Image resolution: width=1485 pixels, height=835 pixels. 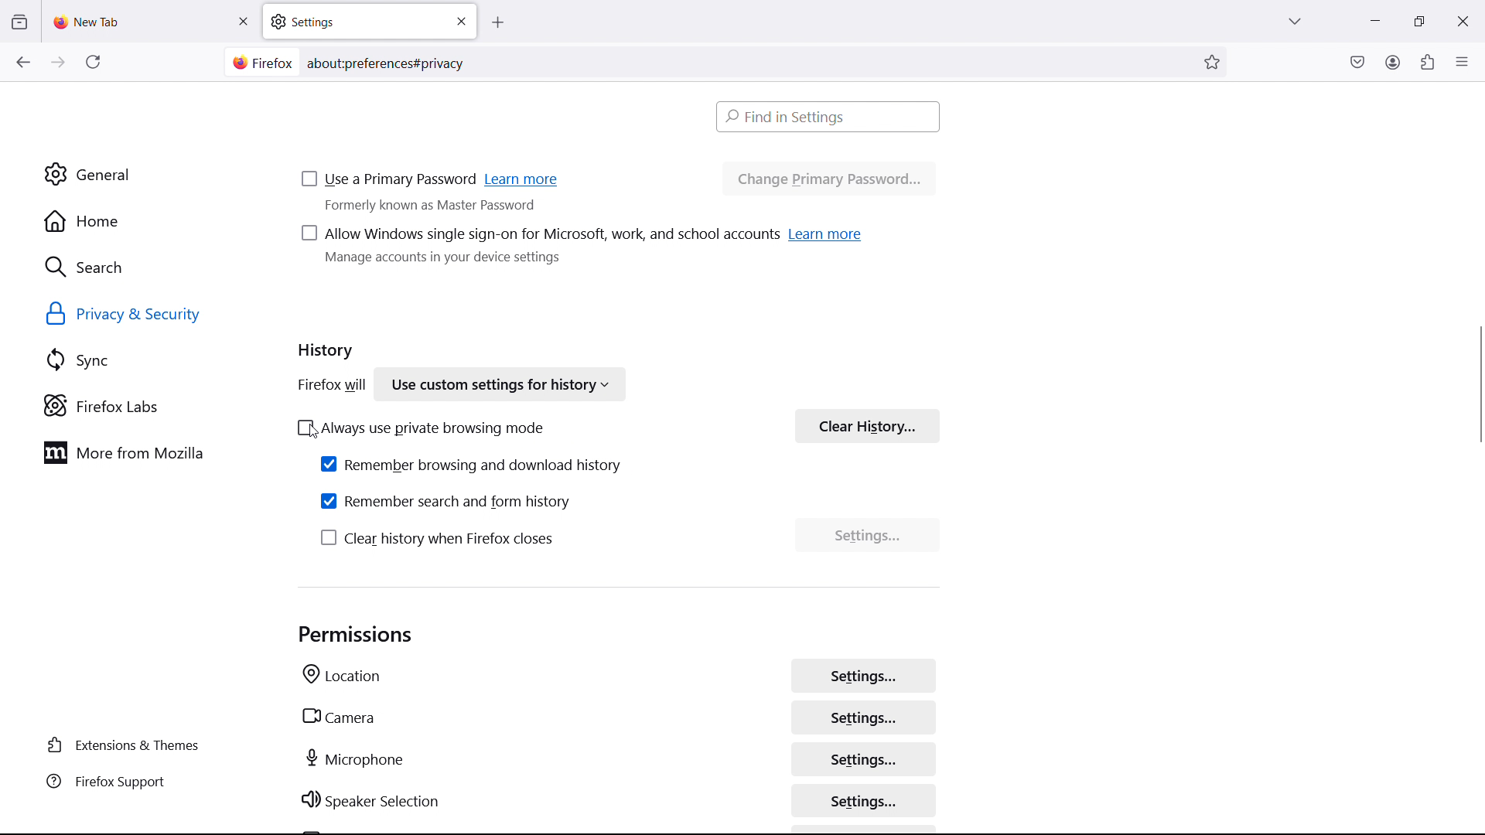 What do you see at coordinates (538, 236) in the screenshot?
I see `allow windows single sign-in fpr microsoft, work, and school accounts checkbox` at bounding box center [538, 236].